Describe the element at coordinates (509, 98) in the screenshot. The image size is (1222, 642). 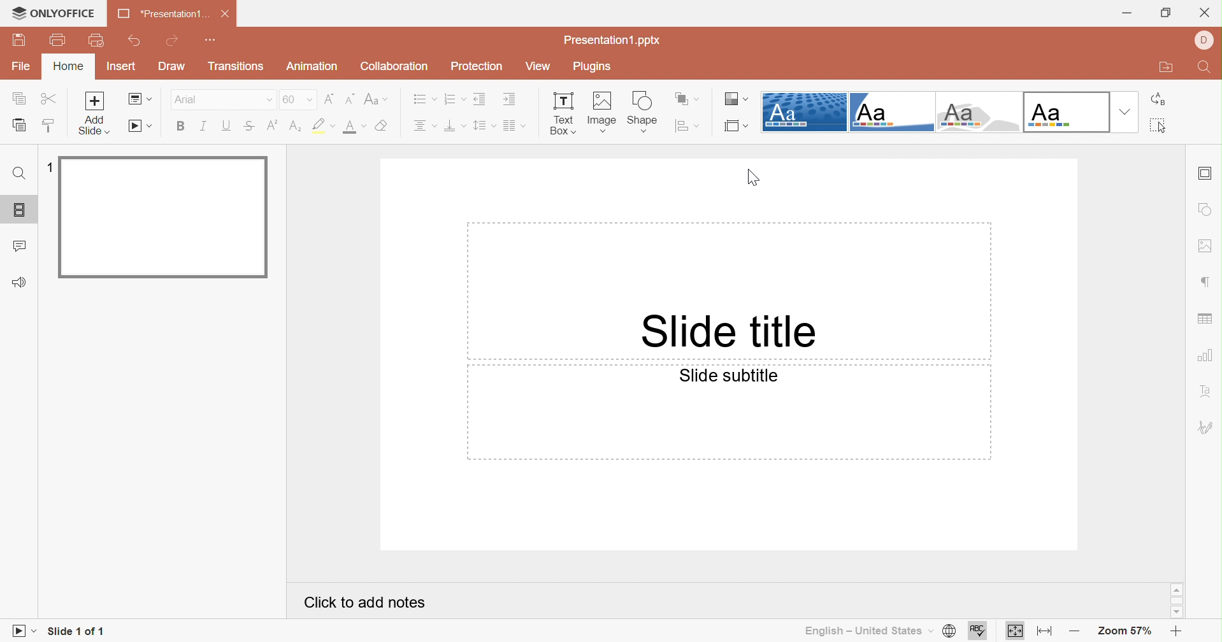
I see `Increase indent` at that location.